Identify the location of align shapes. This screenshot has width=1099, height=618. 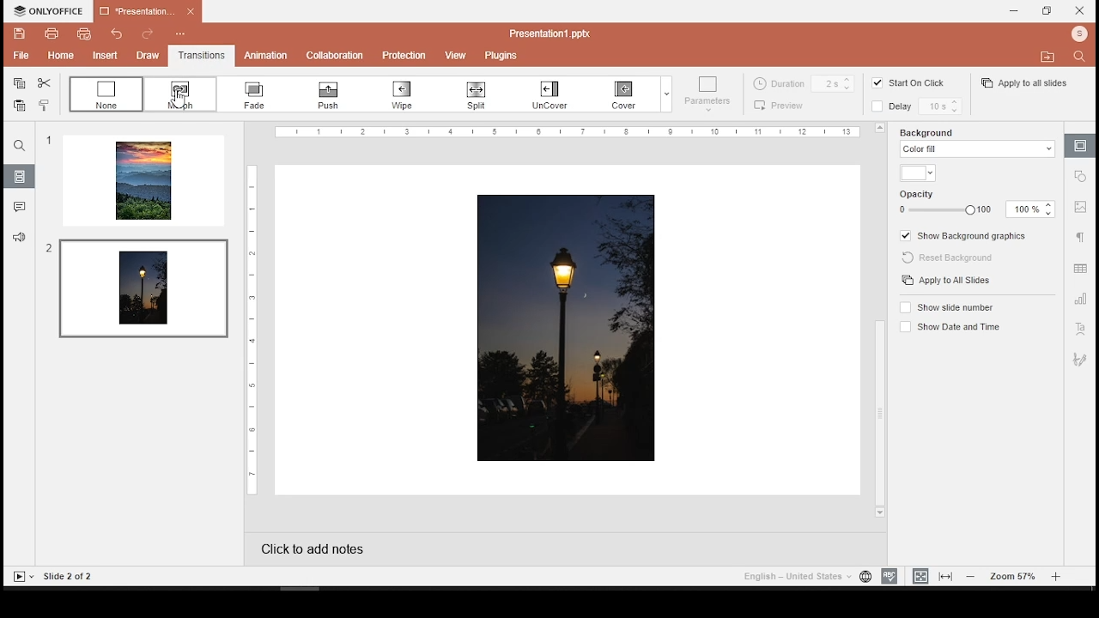
(780, 105).